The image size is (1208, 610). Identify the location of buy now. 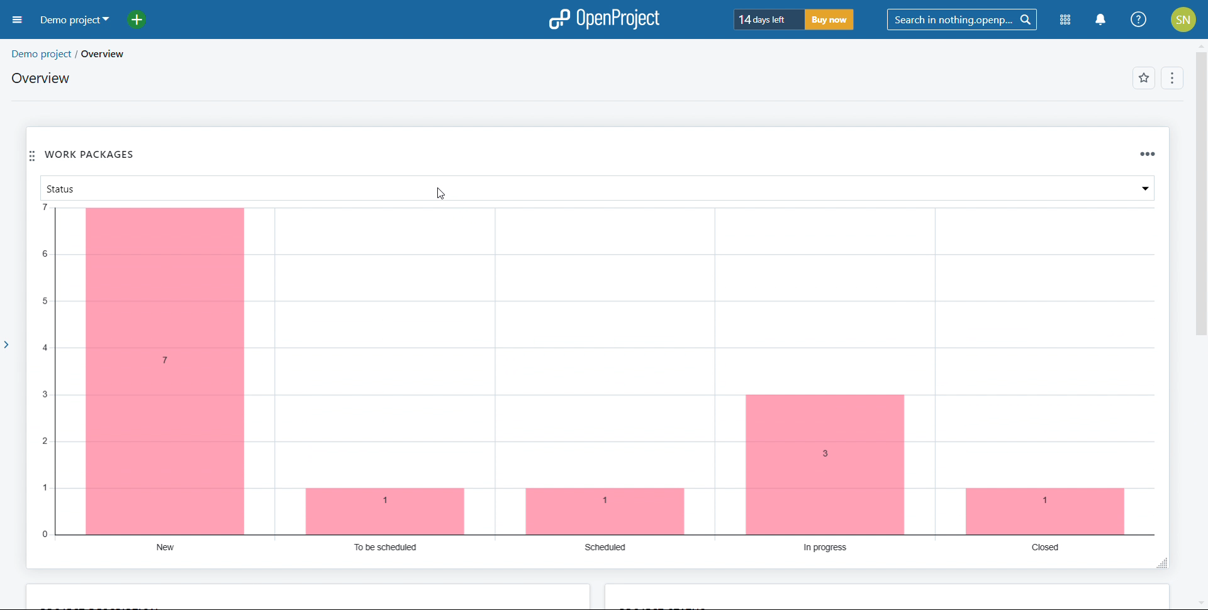
(829, 19).